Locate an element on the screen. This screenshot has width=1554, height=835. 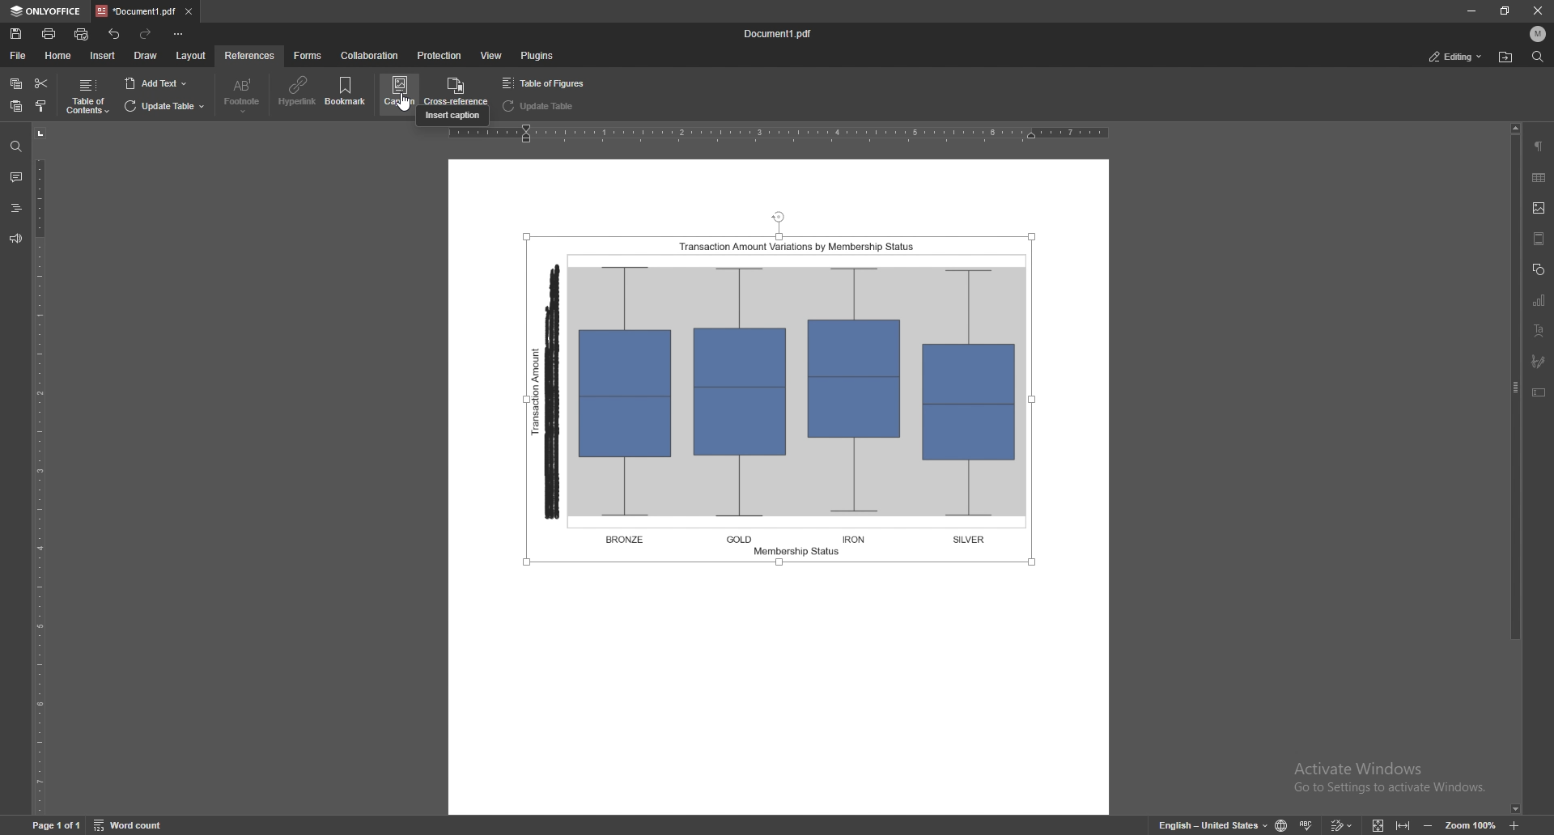
change doc language is located at coordinates (1284, 824).